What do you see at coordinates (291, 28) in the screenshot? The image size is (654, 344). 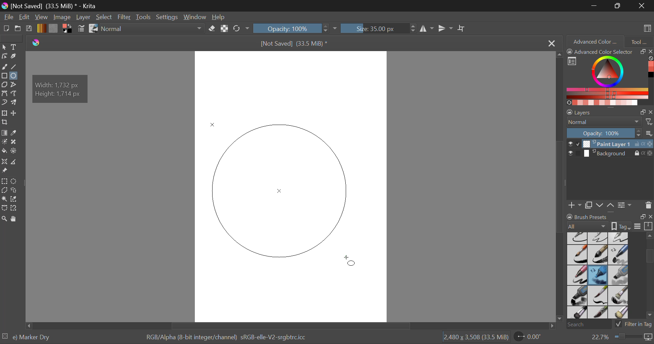 I see `Opacity 100%` at bounding box center [291, 28].